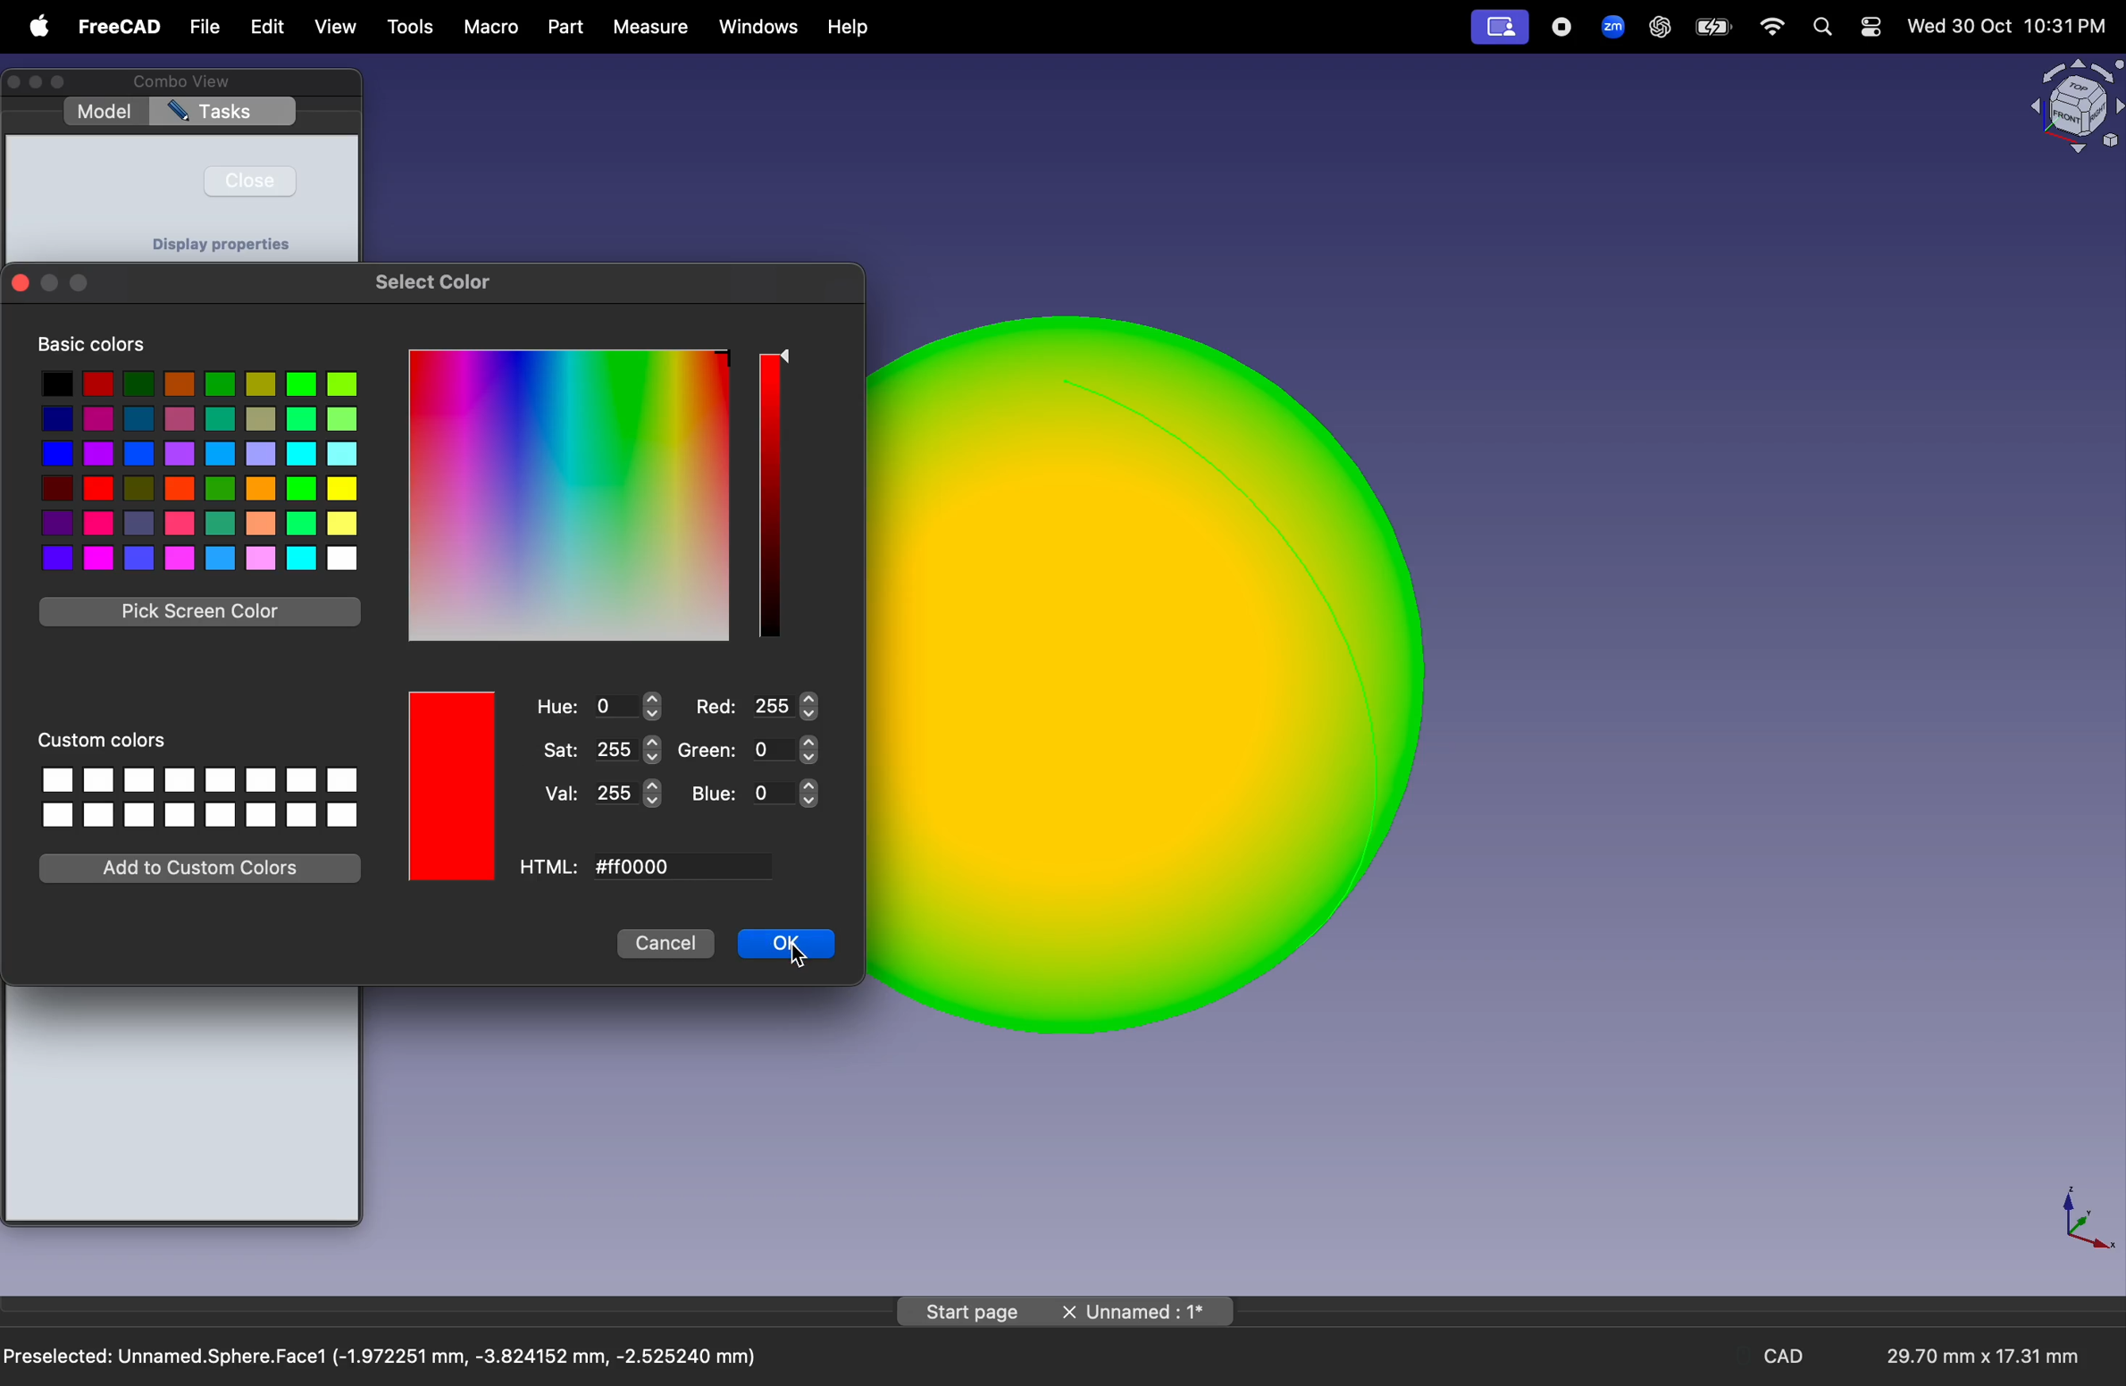 Image resolution: width=2126 pixels, height=1386 pixels. Describe the element at coordinates (1790, 1357) in the screenshot. I see `cad` at that location.